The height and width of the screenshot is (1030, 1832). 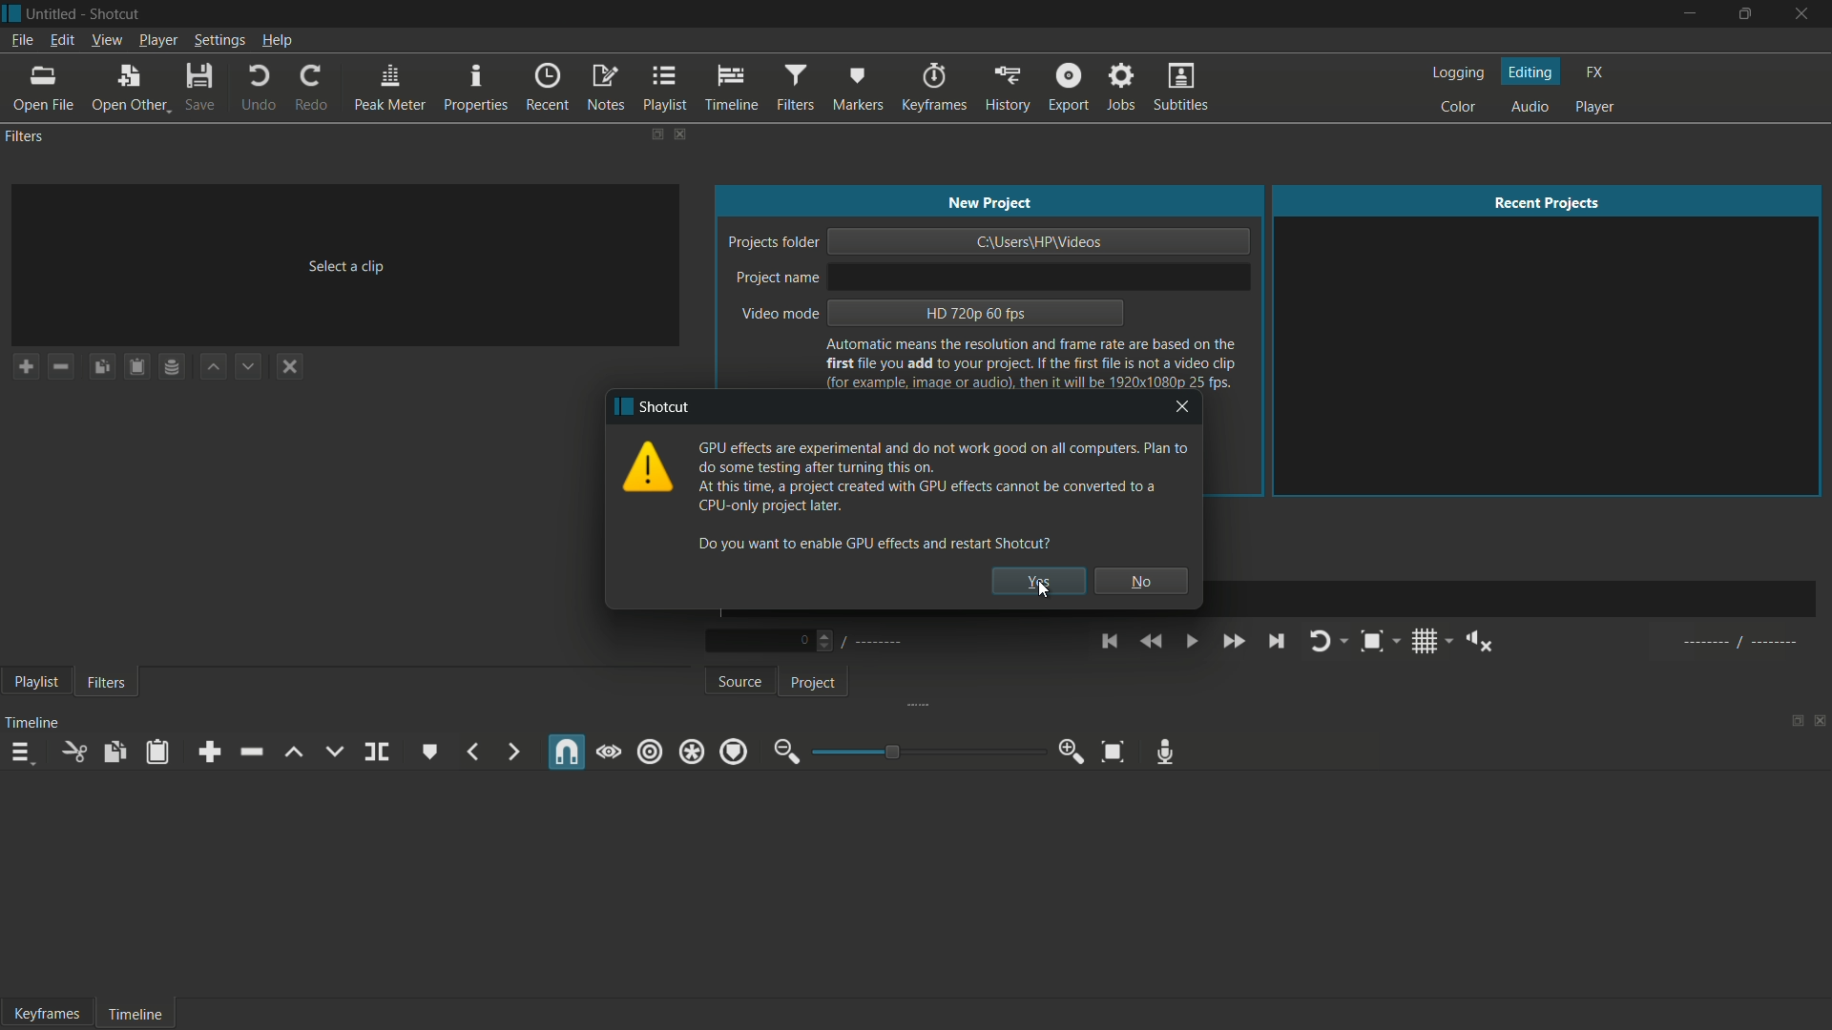 I want to click on filters, so click(x=106, y=684).